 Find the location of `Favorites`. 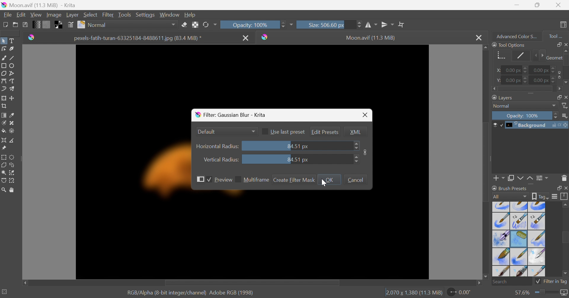

Favorites is located at coordinates (128, 25).